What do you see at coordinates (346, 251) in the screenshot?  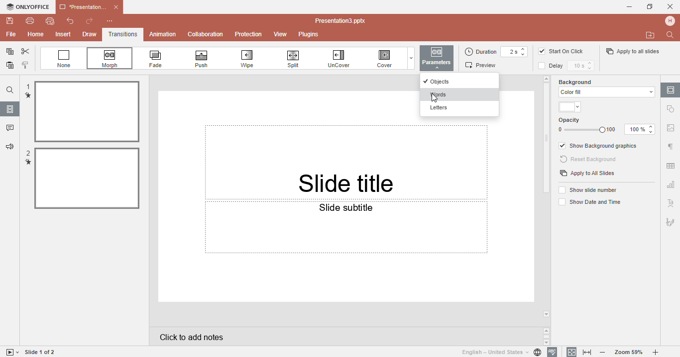 I see `Slide subtittle` at bounding box center [346, 251].